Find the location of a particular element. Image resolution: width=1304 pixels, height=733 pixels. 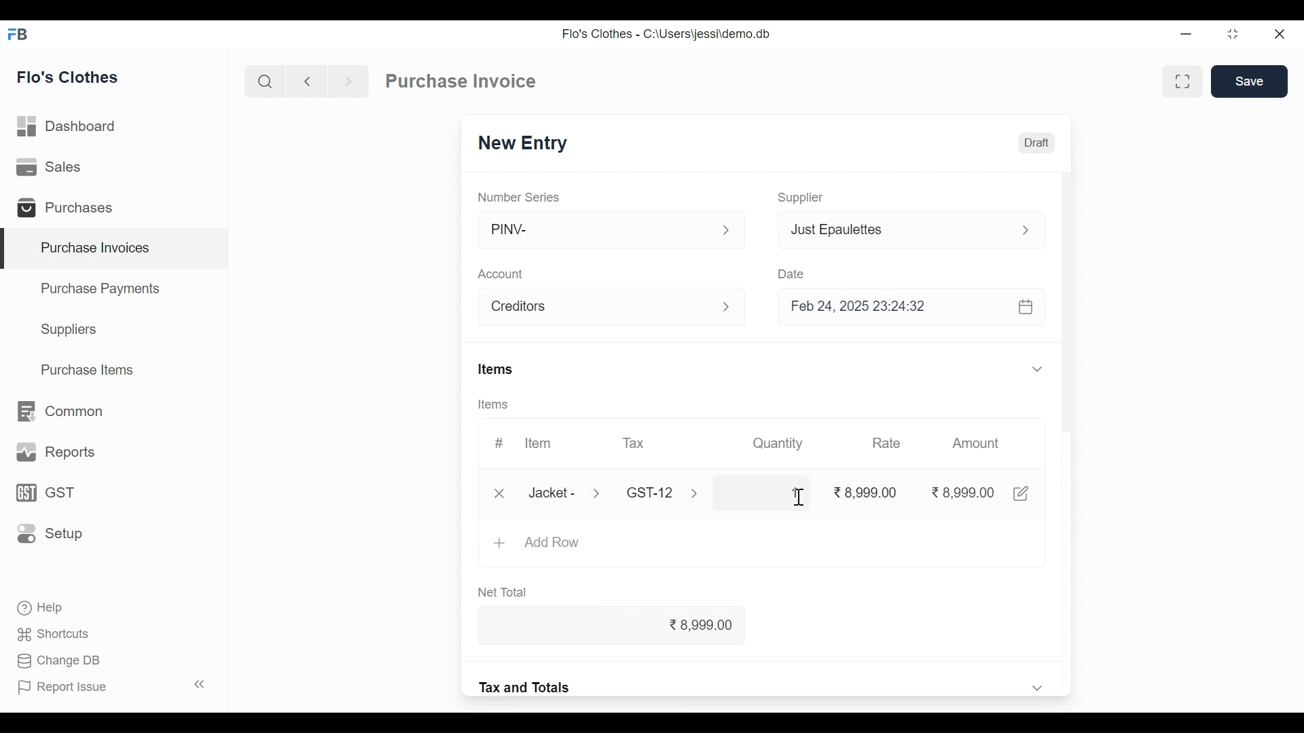

Jacket - is located at coordinates (553, 492).